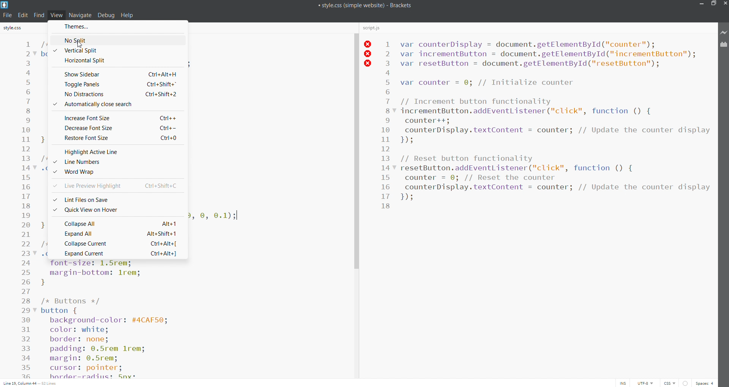 The width and height of the screenshot is (729, 387). What do you see at coordinates (120, 319) in the screenshot?
I see `Code` at bounding box center [120, 319].